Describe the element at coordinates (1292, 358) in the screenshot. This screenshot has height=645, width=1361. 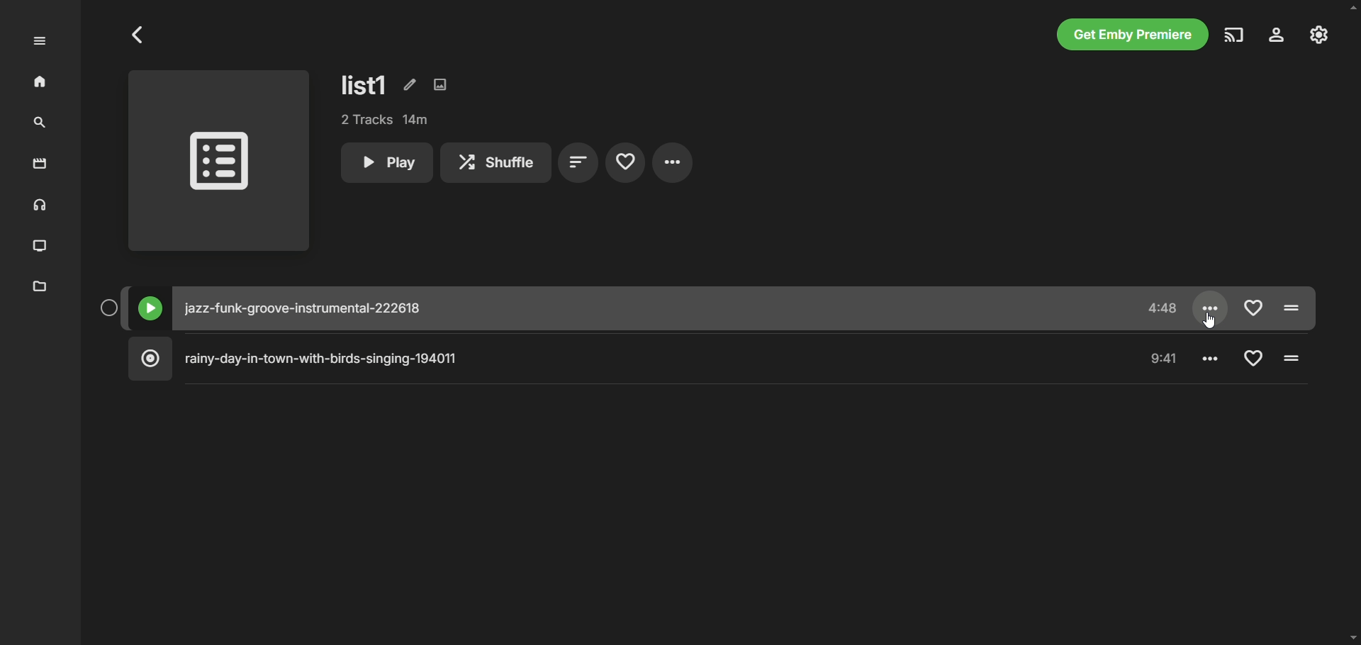
I see `Pause/Play` at that location.